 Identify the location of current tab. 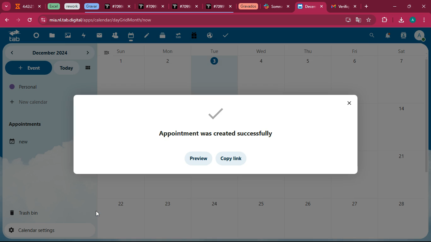
(307, 8).